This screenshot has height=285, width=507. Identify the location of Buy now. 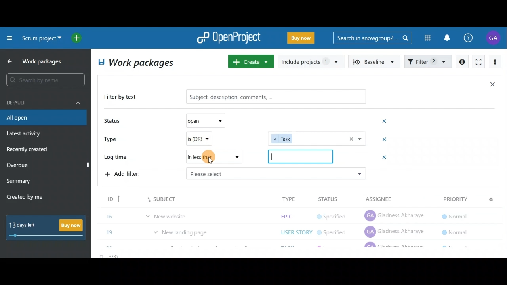
(48, 227).